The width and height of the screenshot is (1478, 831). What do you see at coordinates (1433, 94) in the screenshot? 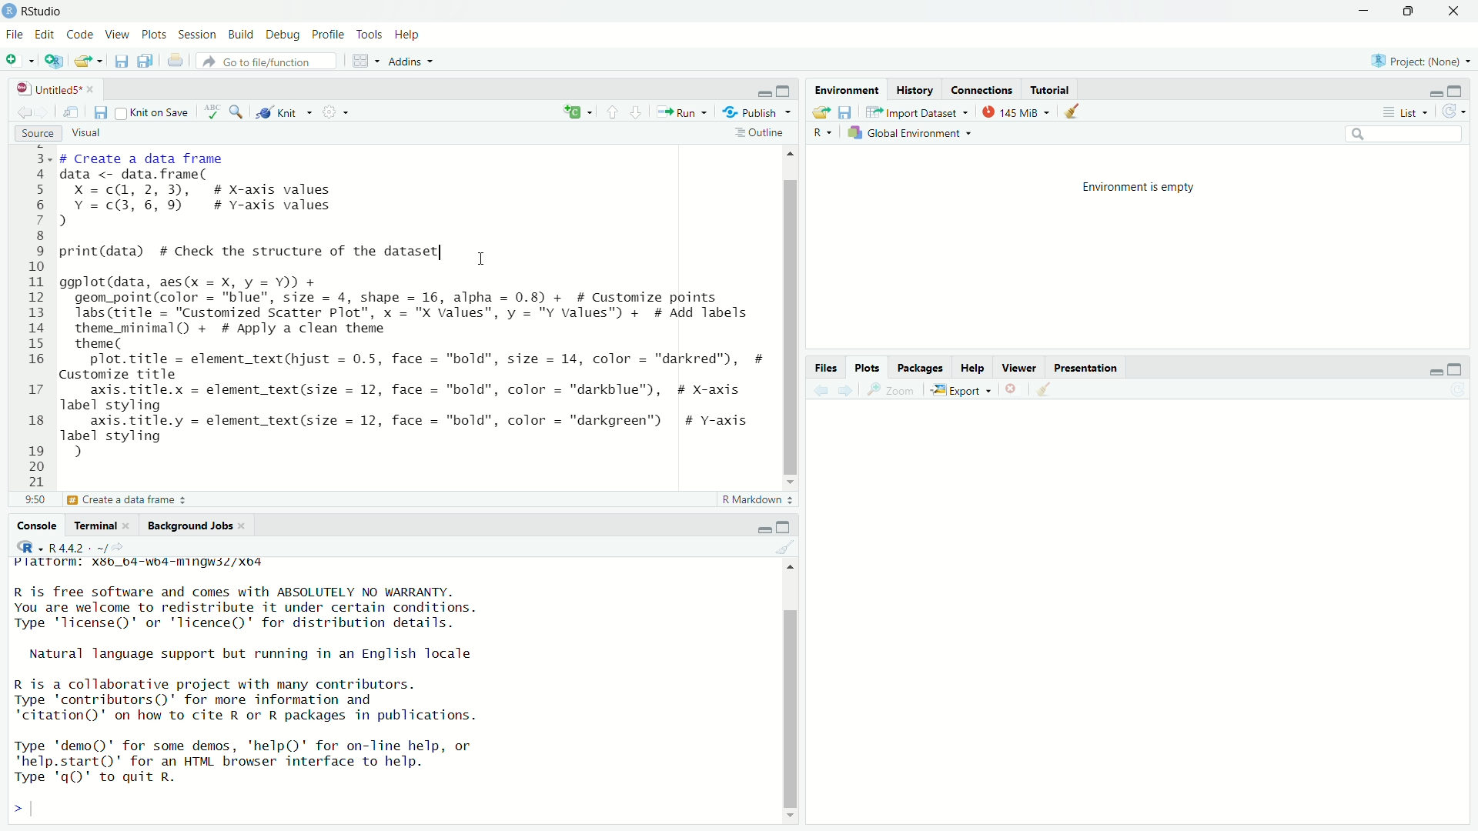
I see `Minimize` at bounding box center [1433, 94].